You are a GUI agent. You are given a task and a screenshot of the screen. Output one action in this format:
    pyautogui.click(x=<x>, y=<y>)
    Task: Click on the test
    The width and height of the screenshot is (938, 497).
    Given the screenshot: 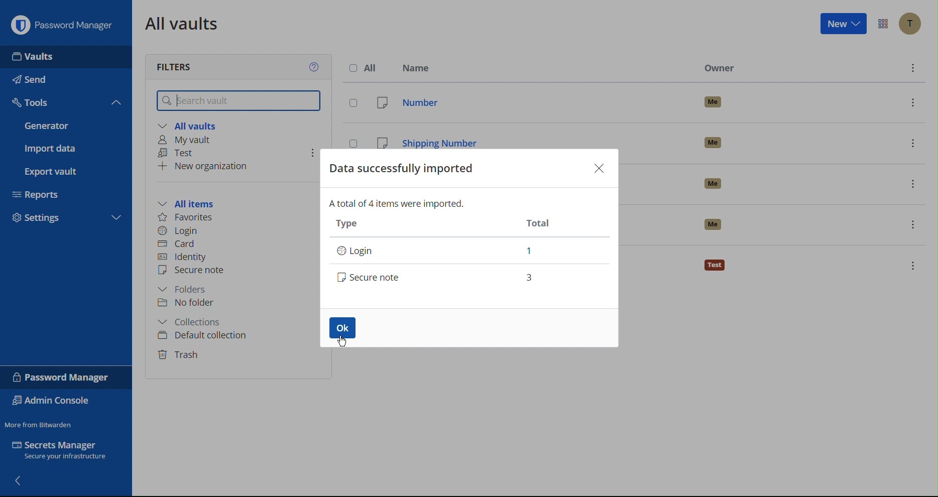 What is the action you would take?
    pyautogui.click(x=656, y=225)
    